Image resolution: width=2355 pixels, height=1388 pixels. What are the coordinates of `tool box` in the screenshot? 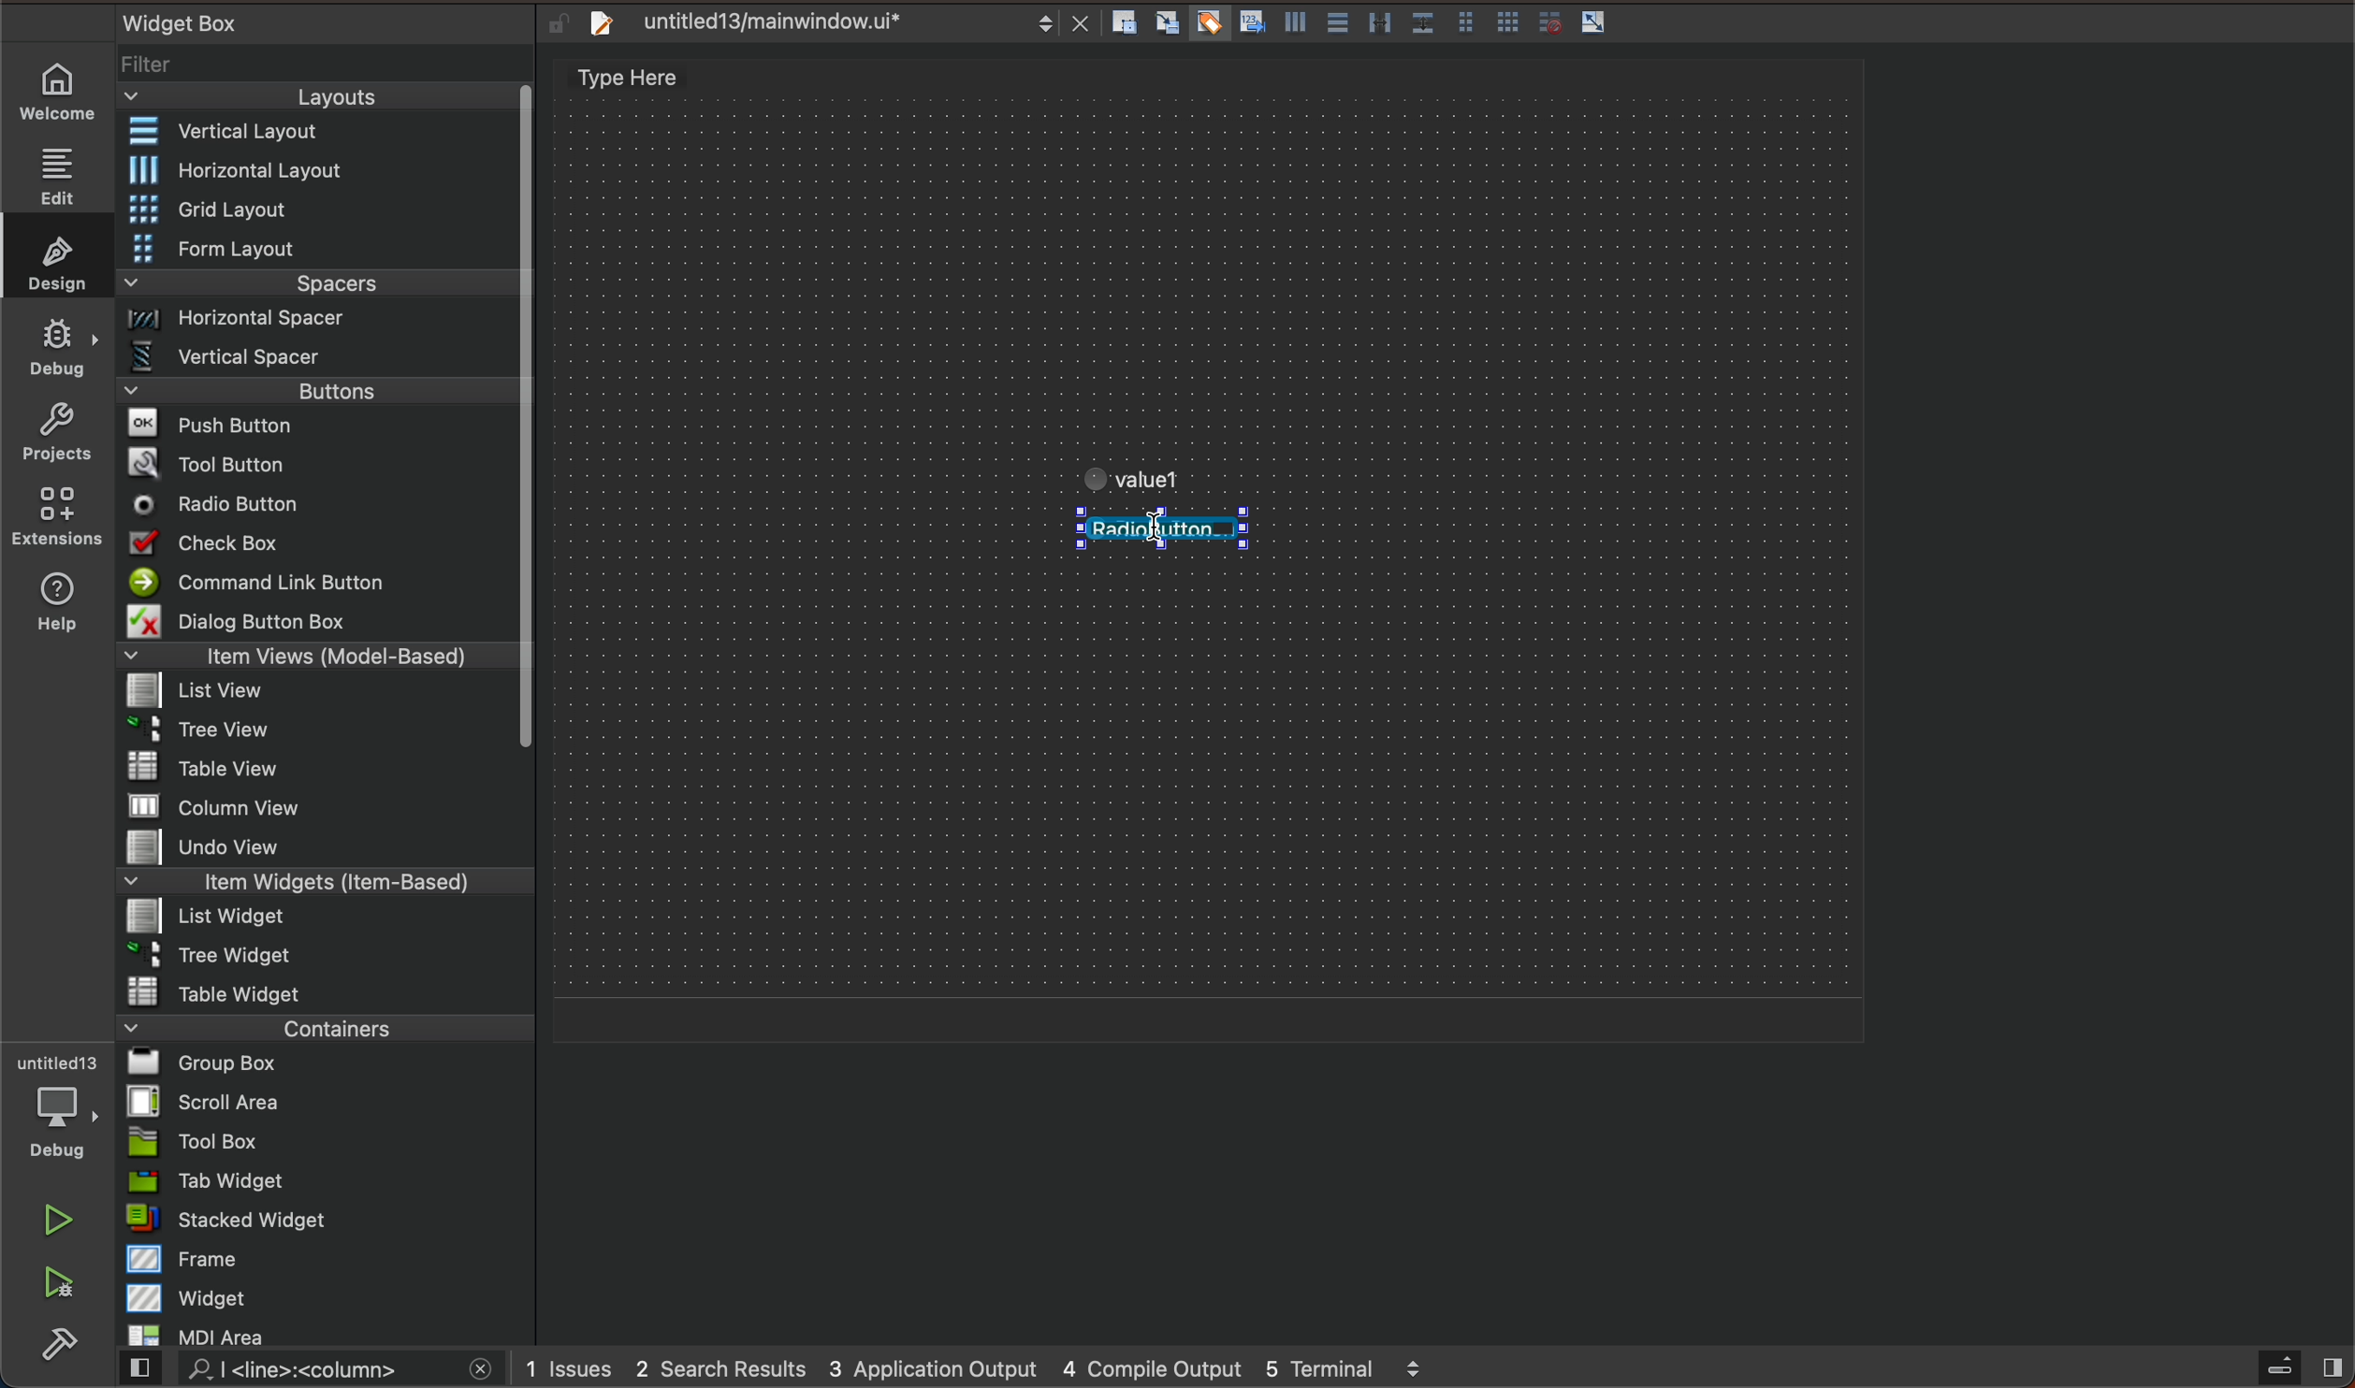 It's located at (326, 1141).